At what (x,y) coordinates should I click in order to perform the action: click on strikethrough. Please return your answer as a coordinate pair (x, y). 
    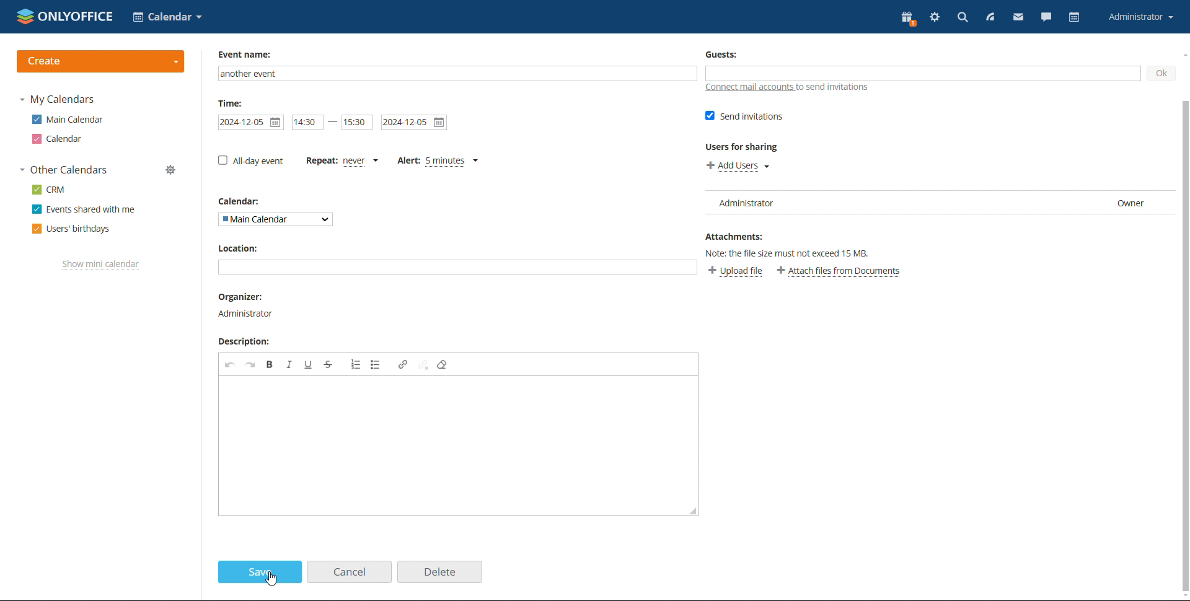
    Looking at the image, I should click on (327, 364).